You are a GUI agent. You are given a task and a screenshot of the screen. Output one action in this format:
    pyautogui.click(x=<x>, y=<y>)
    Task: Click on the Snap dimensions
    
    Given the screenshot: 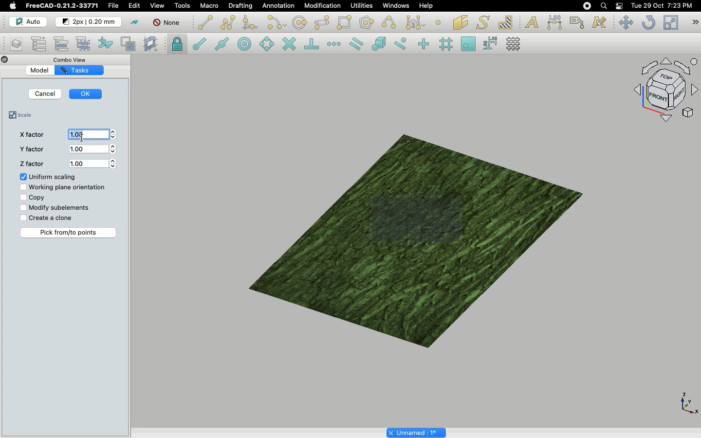 What is the action you would take?
    pyautogui.click(x=489, y=43)
    